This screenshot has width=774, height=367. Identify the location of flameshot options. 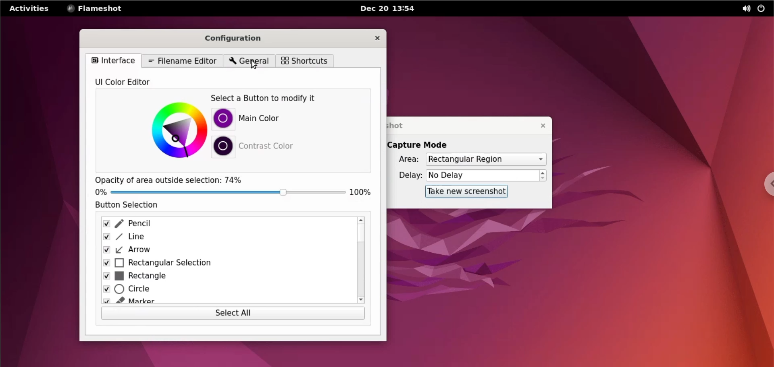
(98, 8).